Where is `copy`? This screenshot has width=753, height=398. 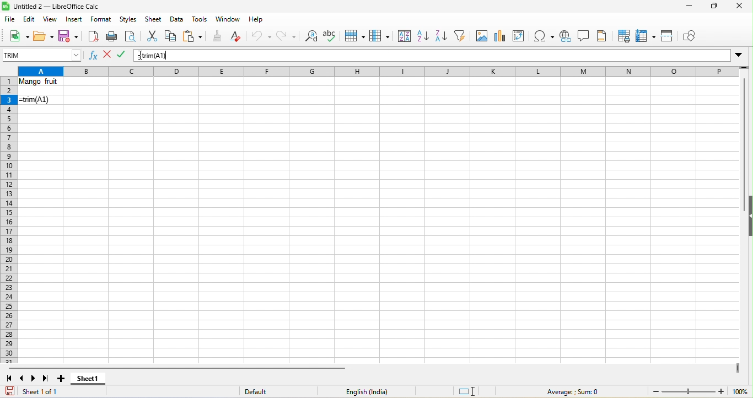 copy is located at coordinates (171, 37).